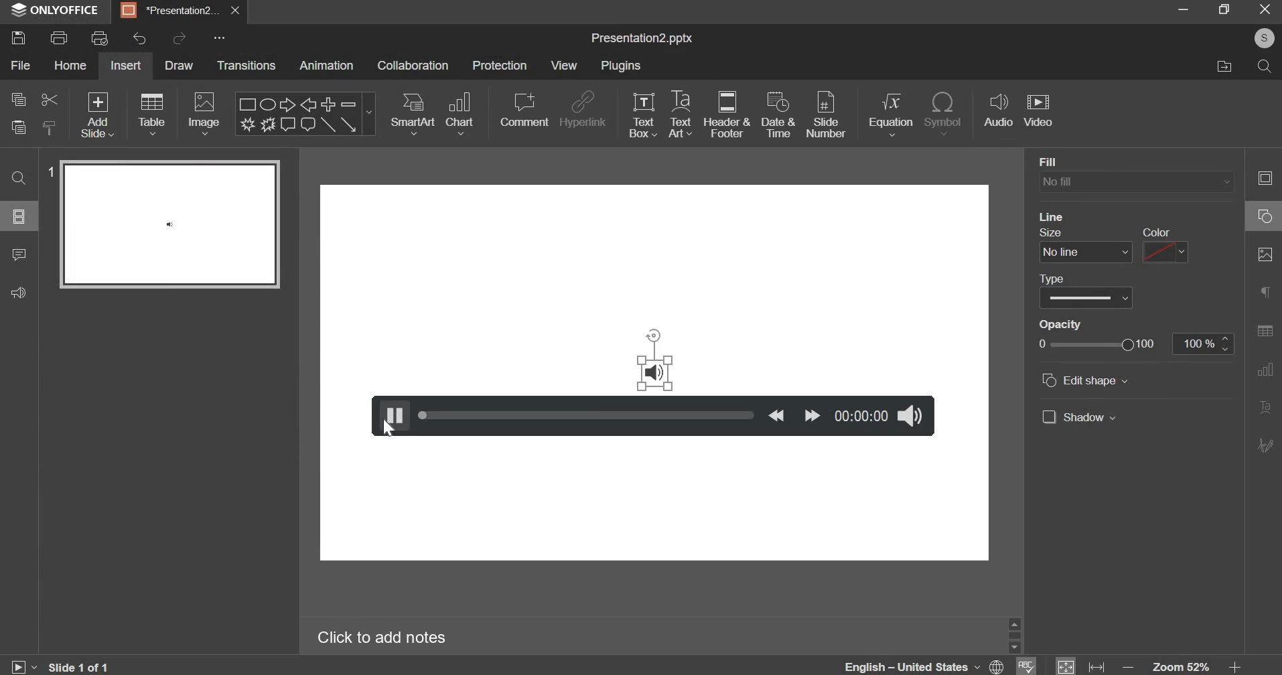  Describe the element at coordinates (623, 66) in the screenshot. I see `plugins` at that location.